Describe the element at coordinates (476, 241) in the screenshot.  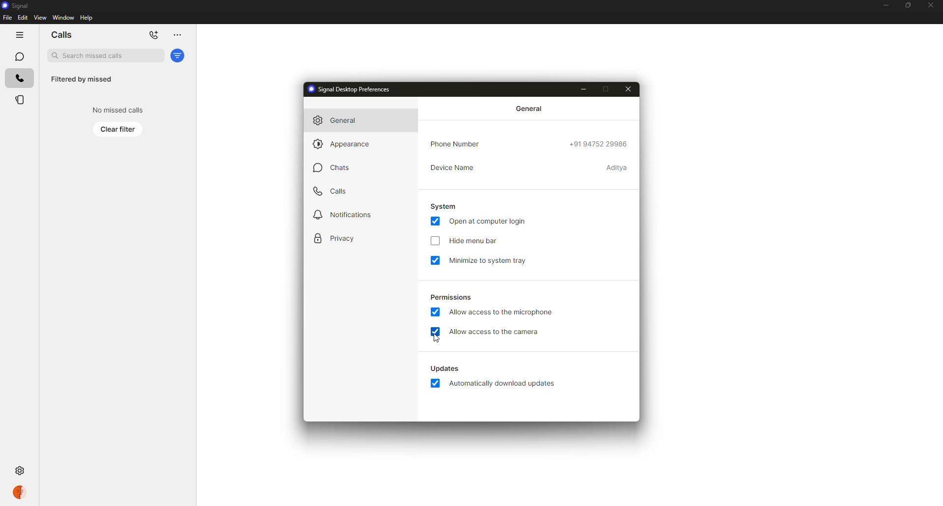
I see `hide menu bar` at that location.